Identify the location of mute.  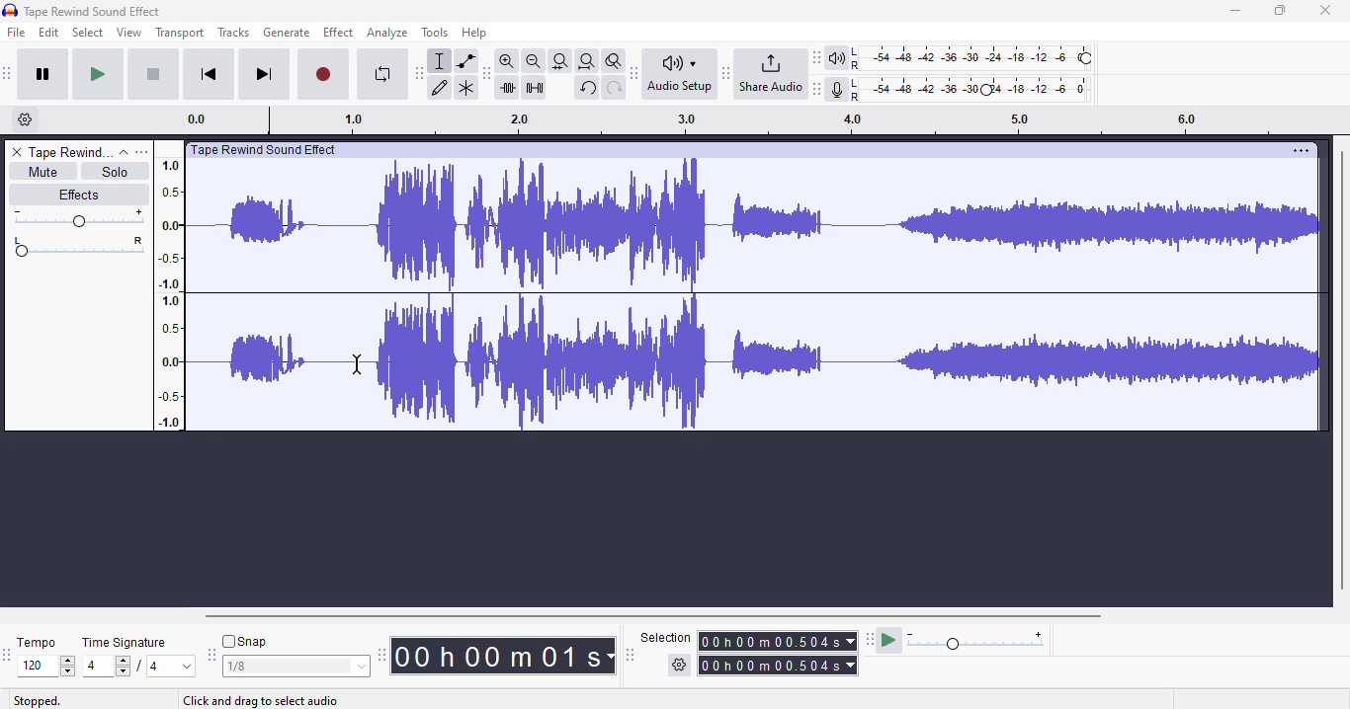
(43, 172).